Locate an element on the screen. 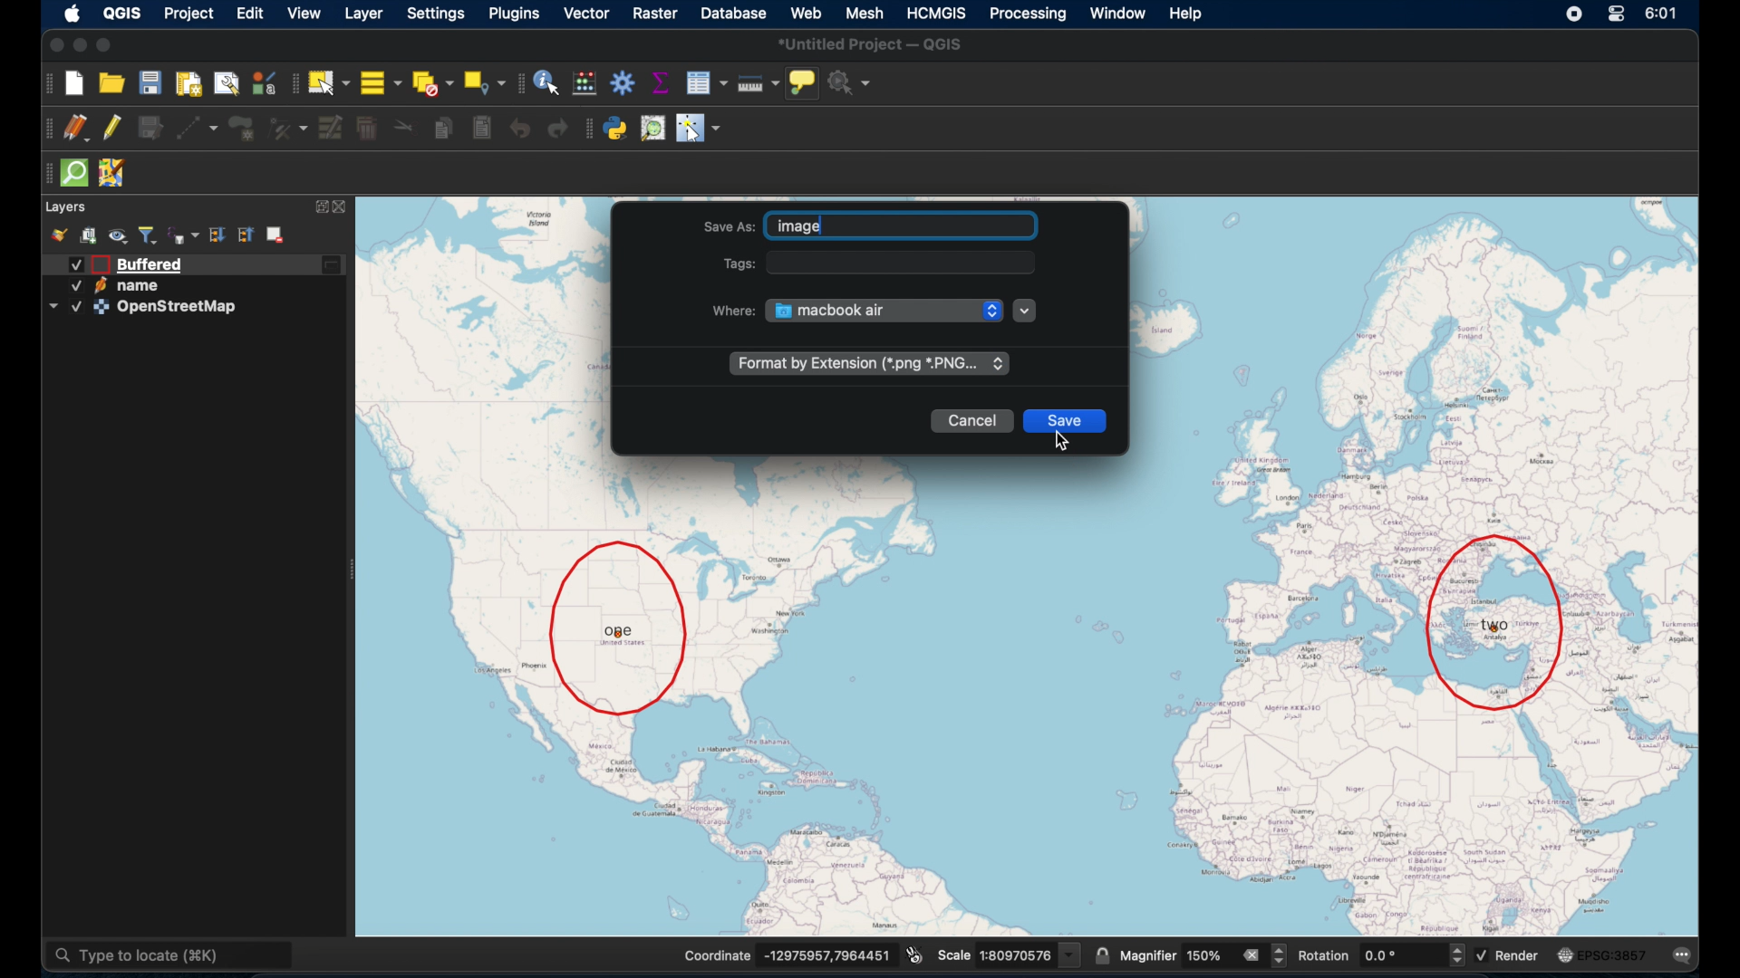  quicksom is located at coordinates (74, 174).